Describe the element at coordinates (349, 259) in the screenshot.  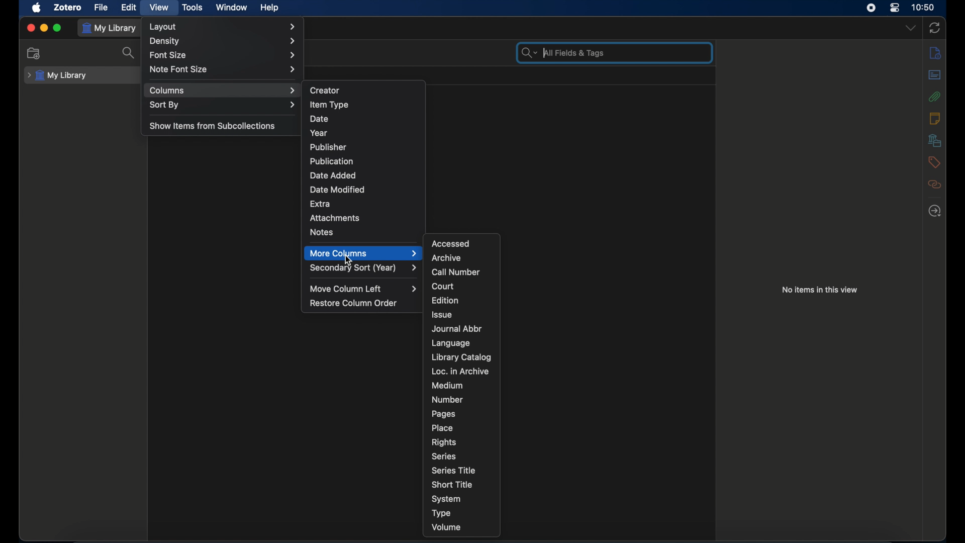
I see `cursor` at that location.